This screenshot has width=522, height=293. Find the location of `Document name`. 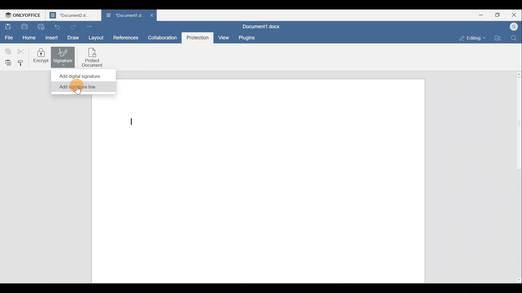

Document name is located at coordinates (261, 26).